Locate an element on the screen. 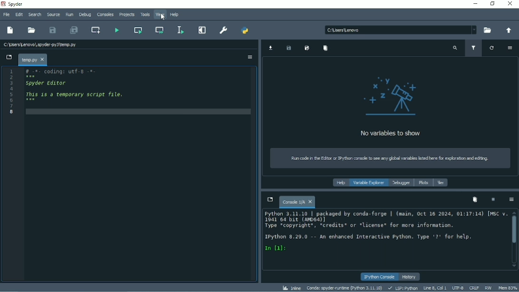  Maximize current pane is located at coordinates (202, 30).